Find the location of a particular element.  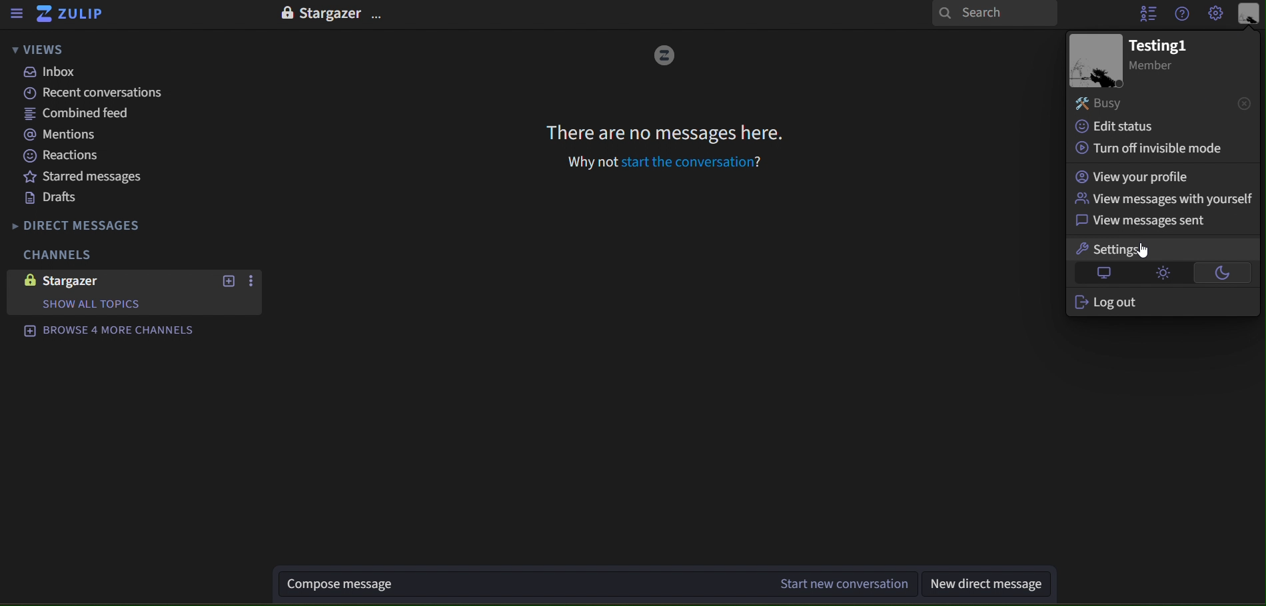

 is located at coordinates (1221, 272).